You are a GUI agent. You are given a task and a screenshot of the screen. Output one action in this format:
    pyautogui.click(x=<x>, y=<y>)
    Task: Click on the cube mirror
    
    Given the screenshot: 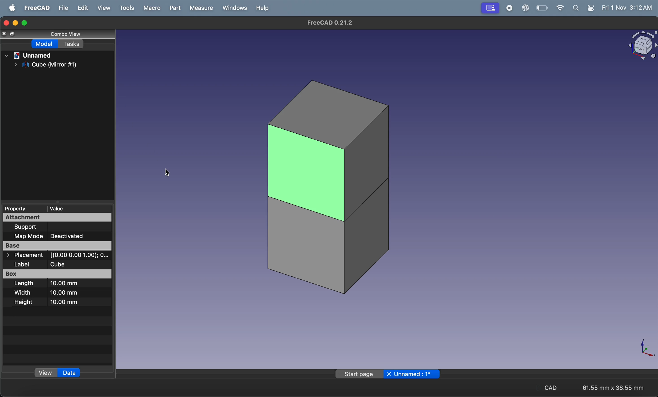 What is the action you would take?
    pyautogui.click(x=43, y=65)
    